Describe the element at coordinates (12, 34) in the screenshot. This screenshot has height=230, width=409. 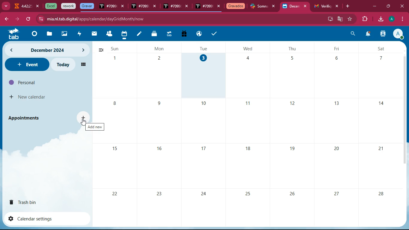
I see `tab` at that location.